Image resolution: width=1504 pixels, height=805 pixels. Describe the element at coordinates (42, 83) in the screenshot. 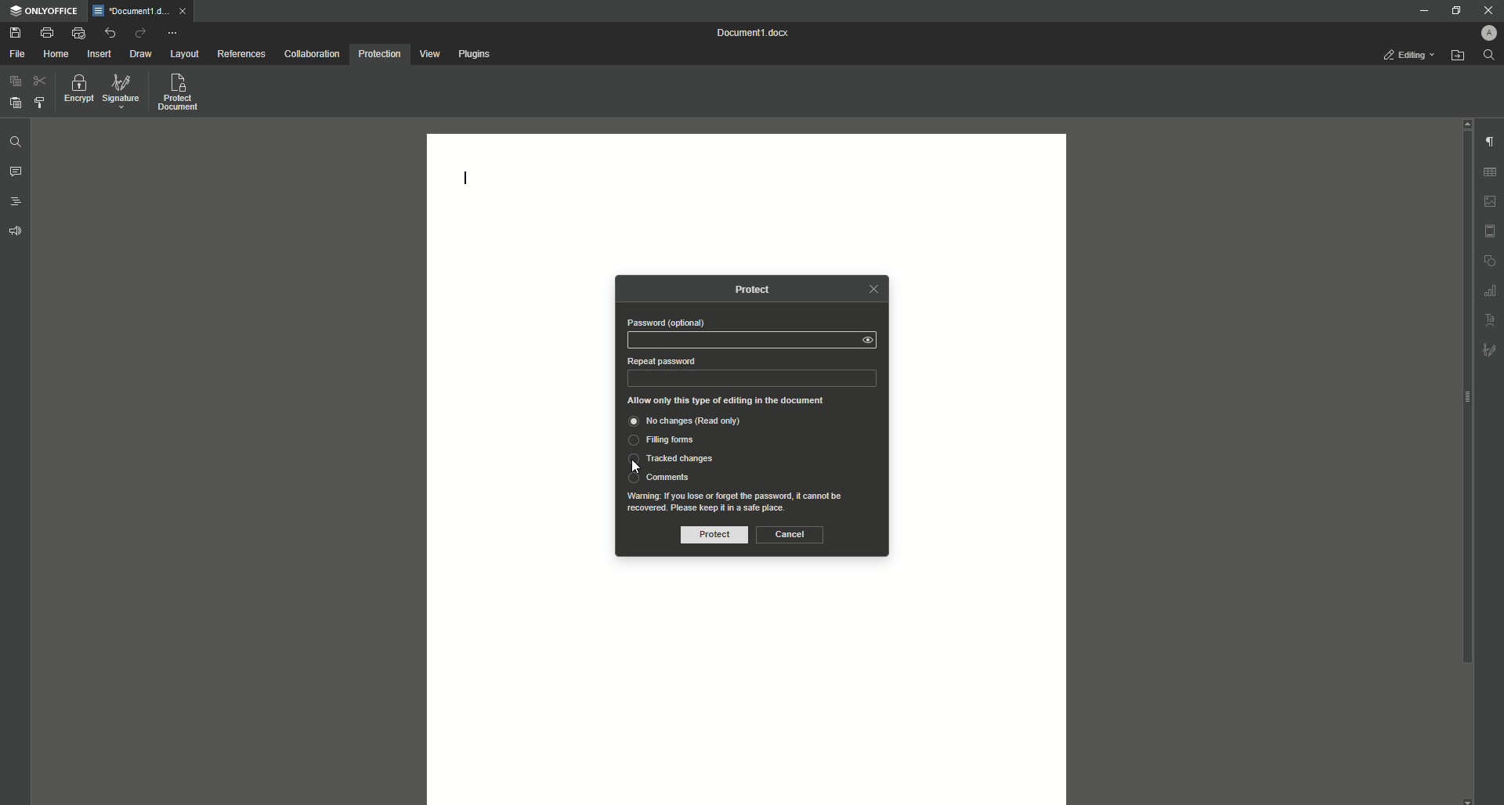

I see `Cut` at that location.